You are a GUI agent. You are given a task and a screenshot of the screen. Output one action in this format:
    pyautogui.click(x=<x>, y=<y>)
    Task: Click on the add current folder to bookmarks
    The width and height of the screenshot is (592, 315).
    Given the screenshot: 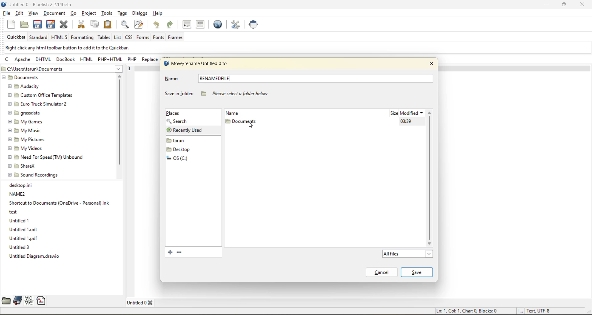 What is the action you would take?
    pyautogui.click(x=170, y=252)
    